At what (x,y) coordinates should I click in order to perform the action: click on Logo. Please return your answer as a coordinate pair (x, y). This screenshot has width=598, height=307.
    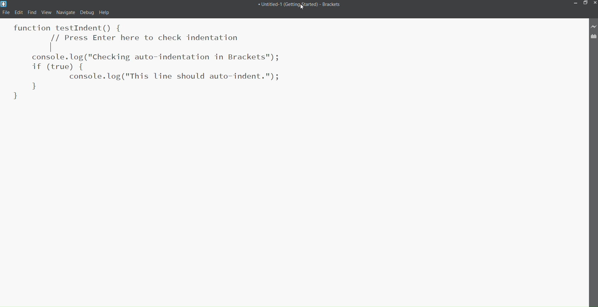
    Looking at the image, I should click on (4, 4).